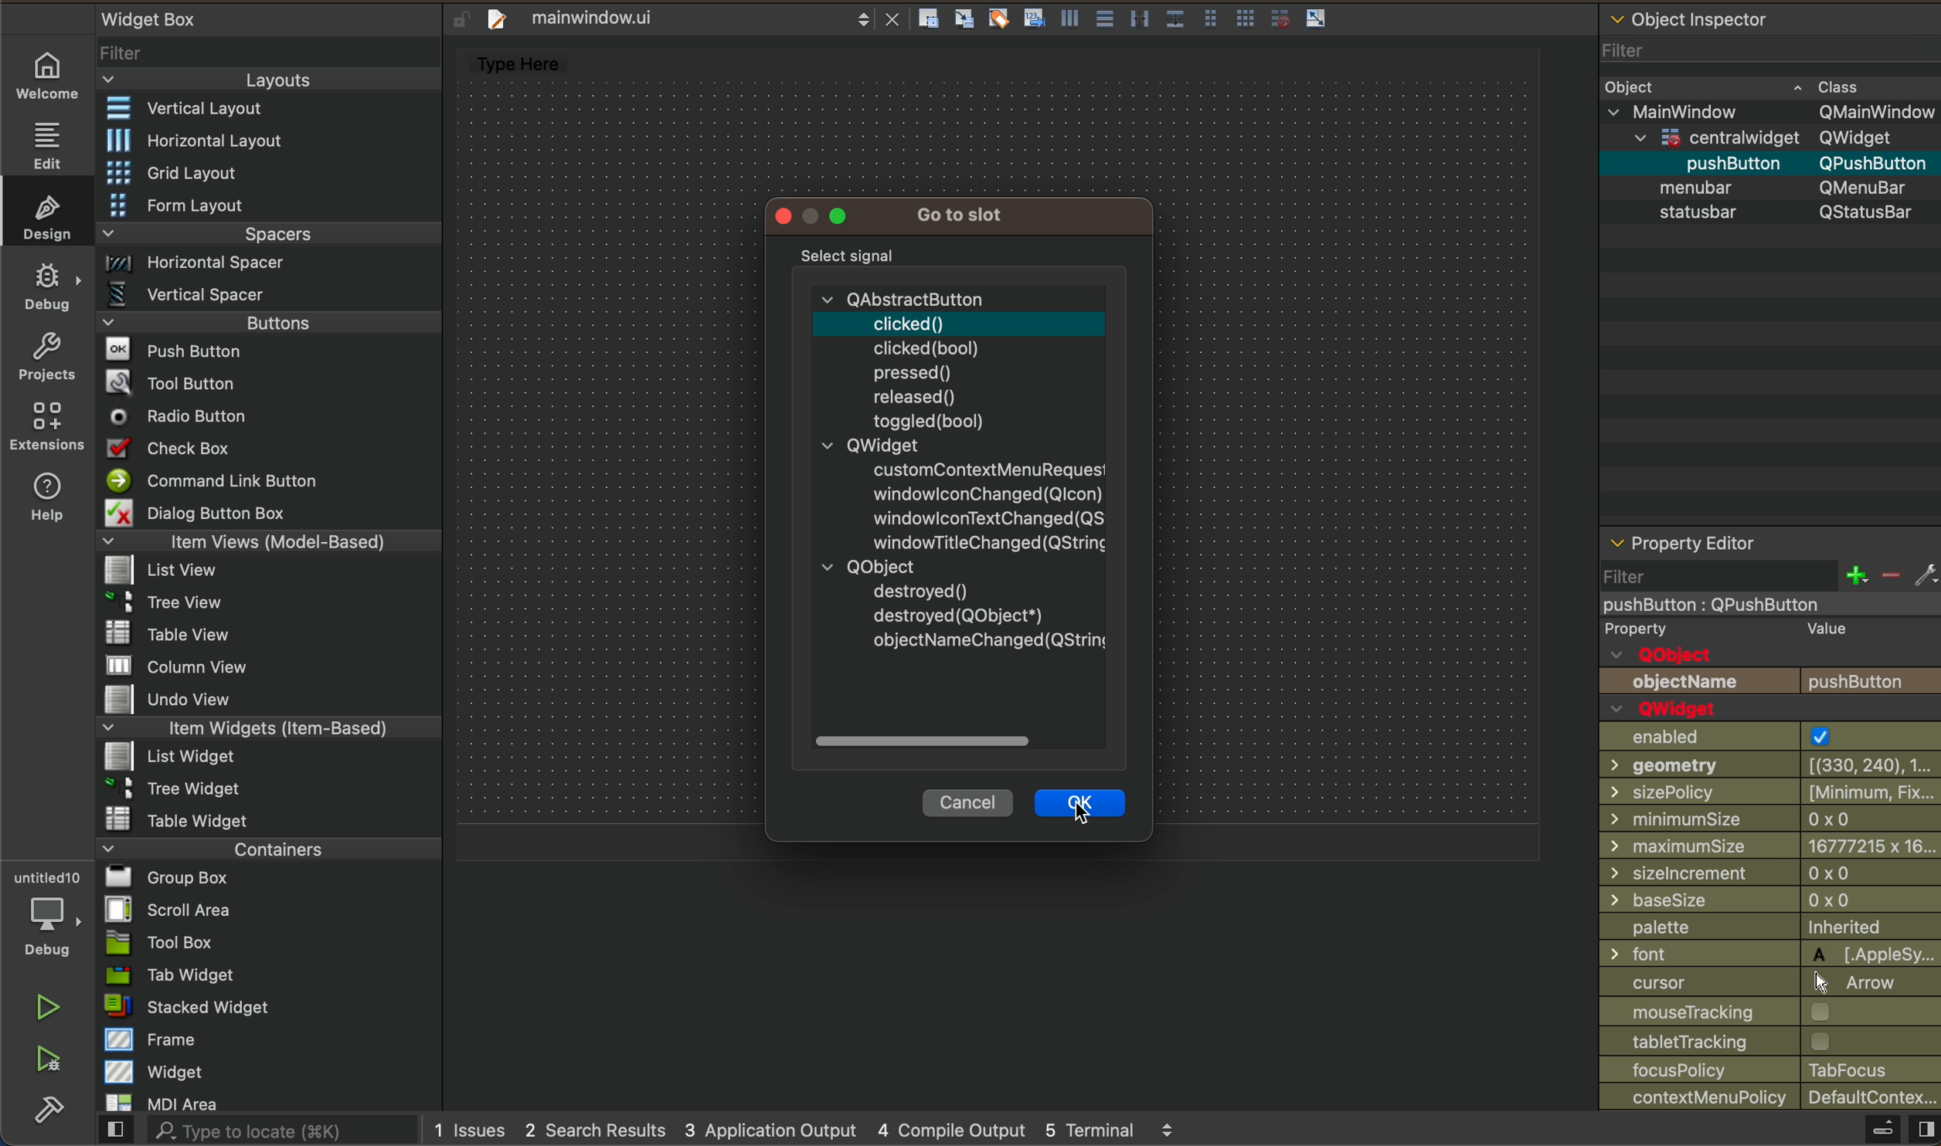 The width and height of the screenshot is (1941, 1146). I want to click on tree, so click(267, 789).